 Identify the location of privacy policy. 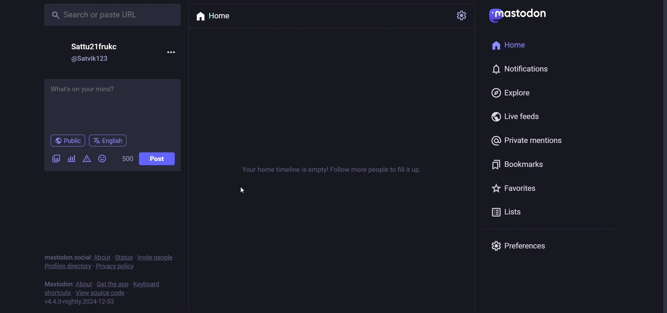
(115, 268).